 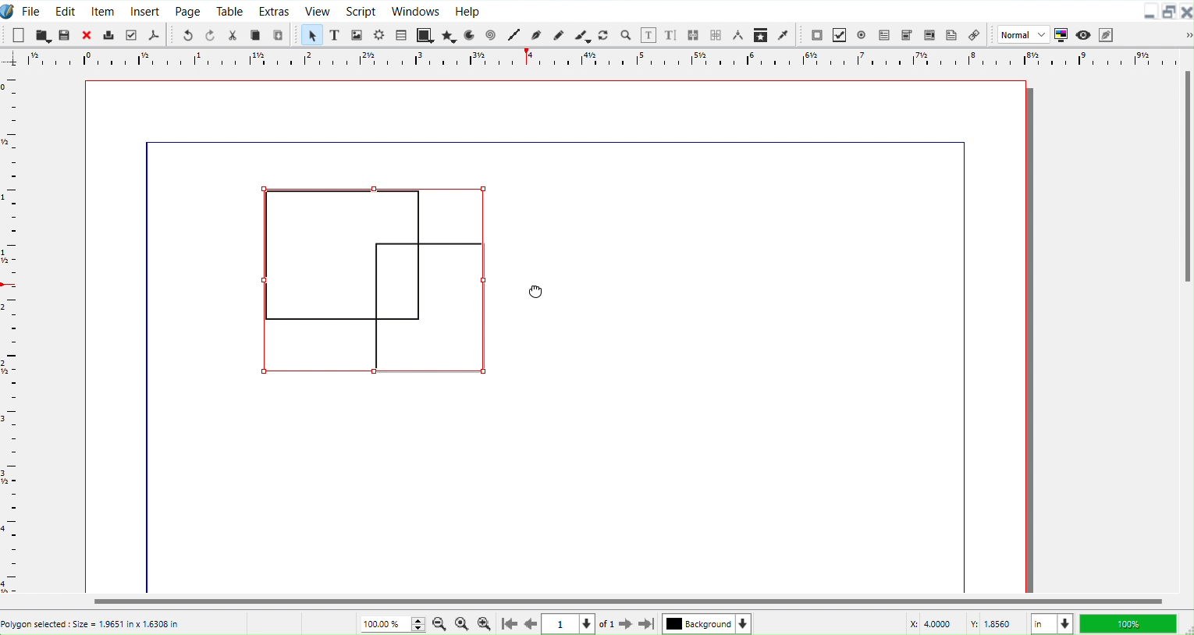 I want to click on Zoom In, so click(x=485, y=624).